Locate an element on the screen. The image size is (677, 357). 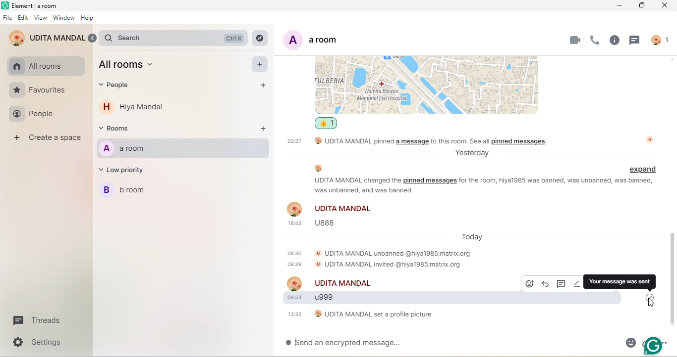
Search ctrl k is located at coordinates (173, 37).